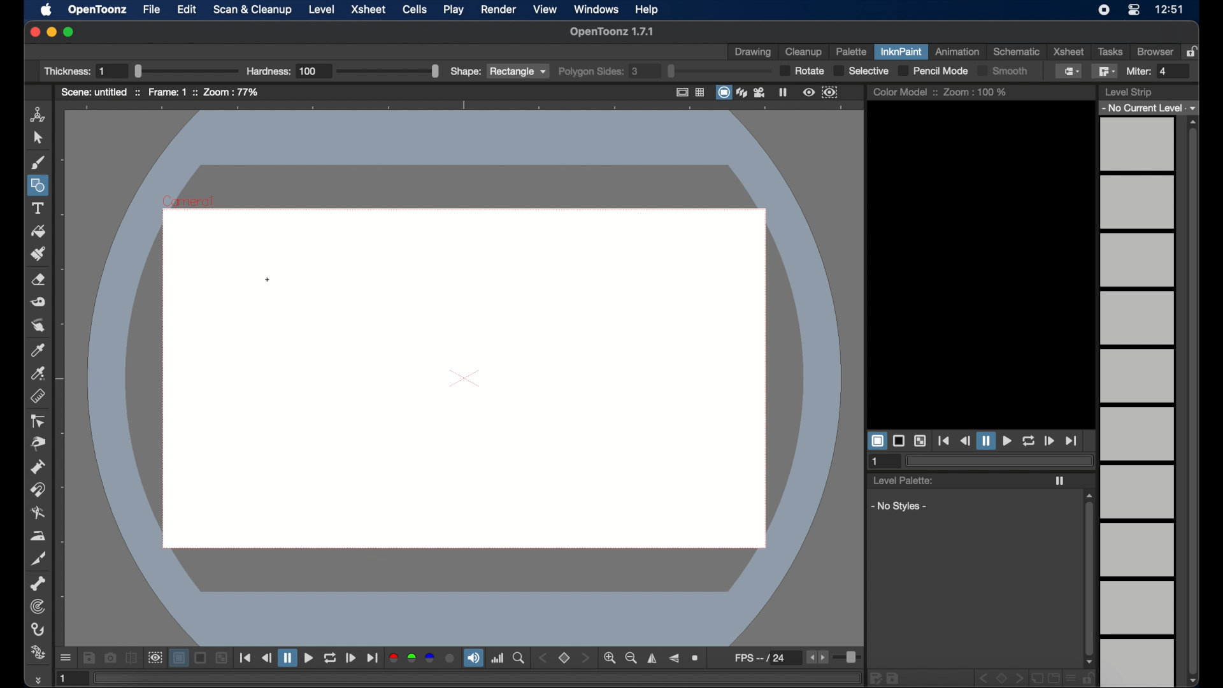 This screenshot has height=688, width=1223. Describe the element at coordinates (39, 186) in the screenshot. I see `shapes` at that location.